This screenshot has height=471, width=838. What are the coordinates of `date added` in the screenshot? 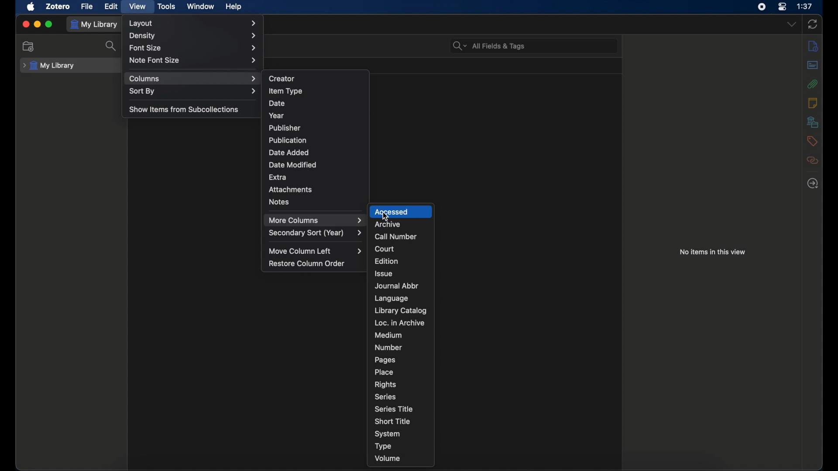 It's located at (288, 152).